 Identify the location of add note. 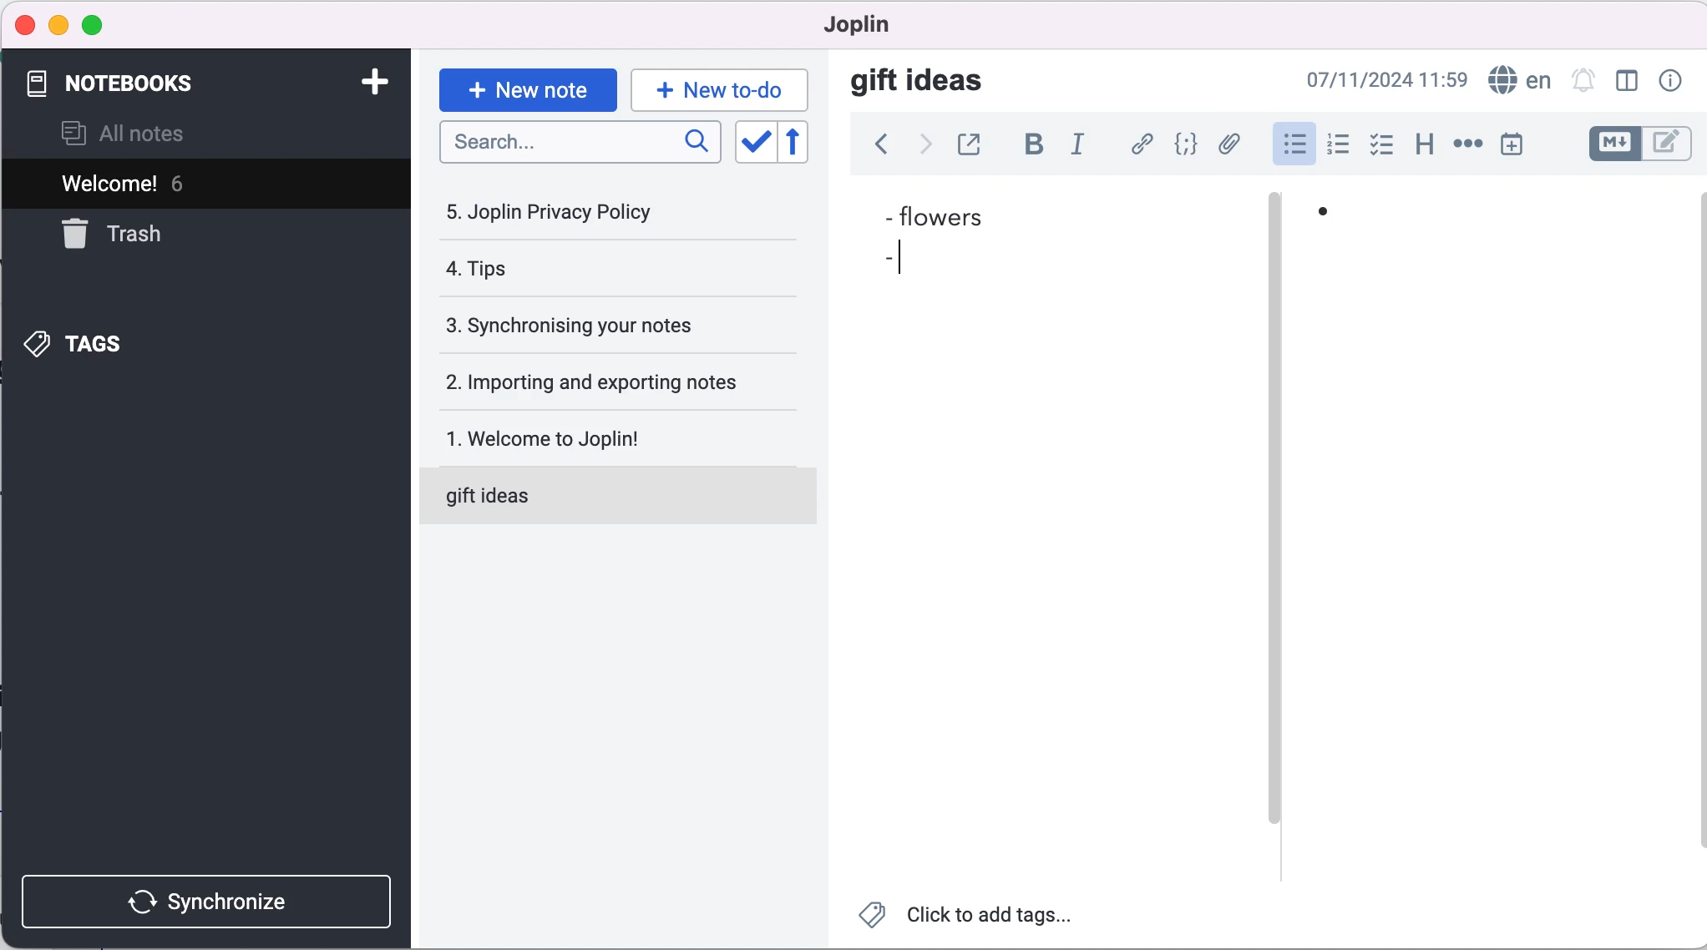
(366, 81).